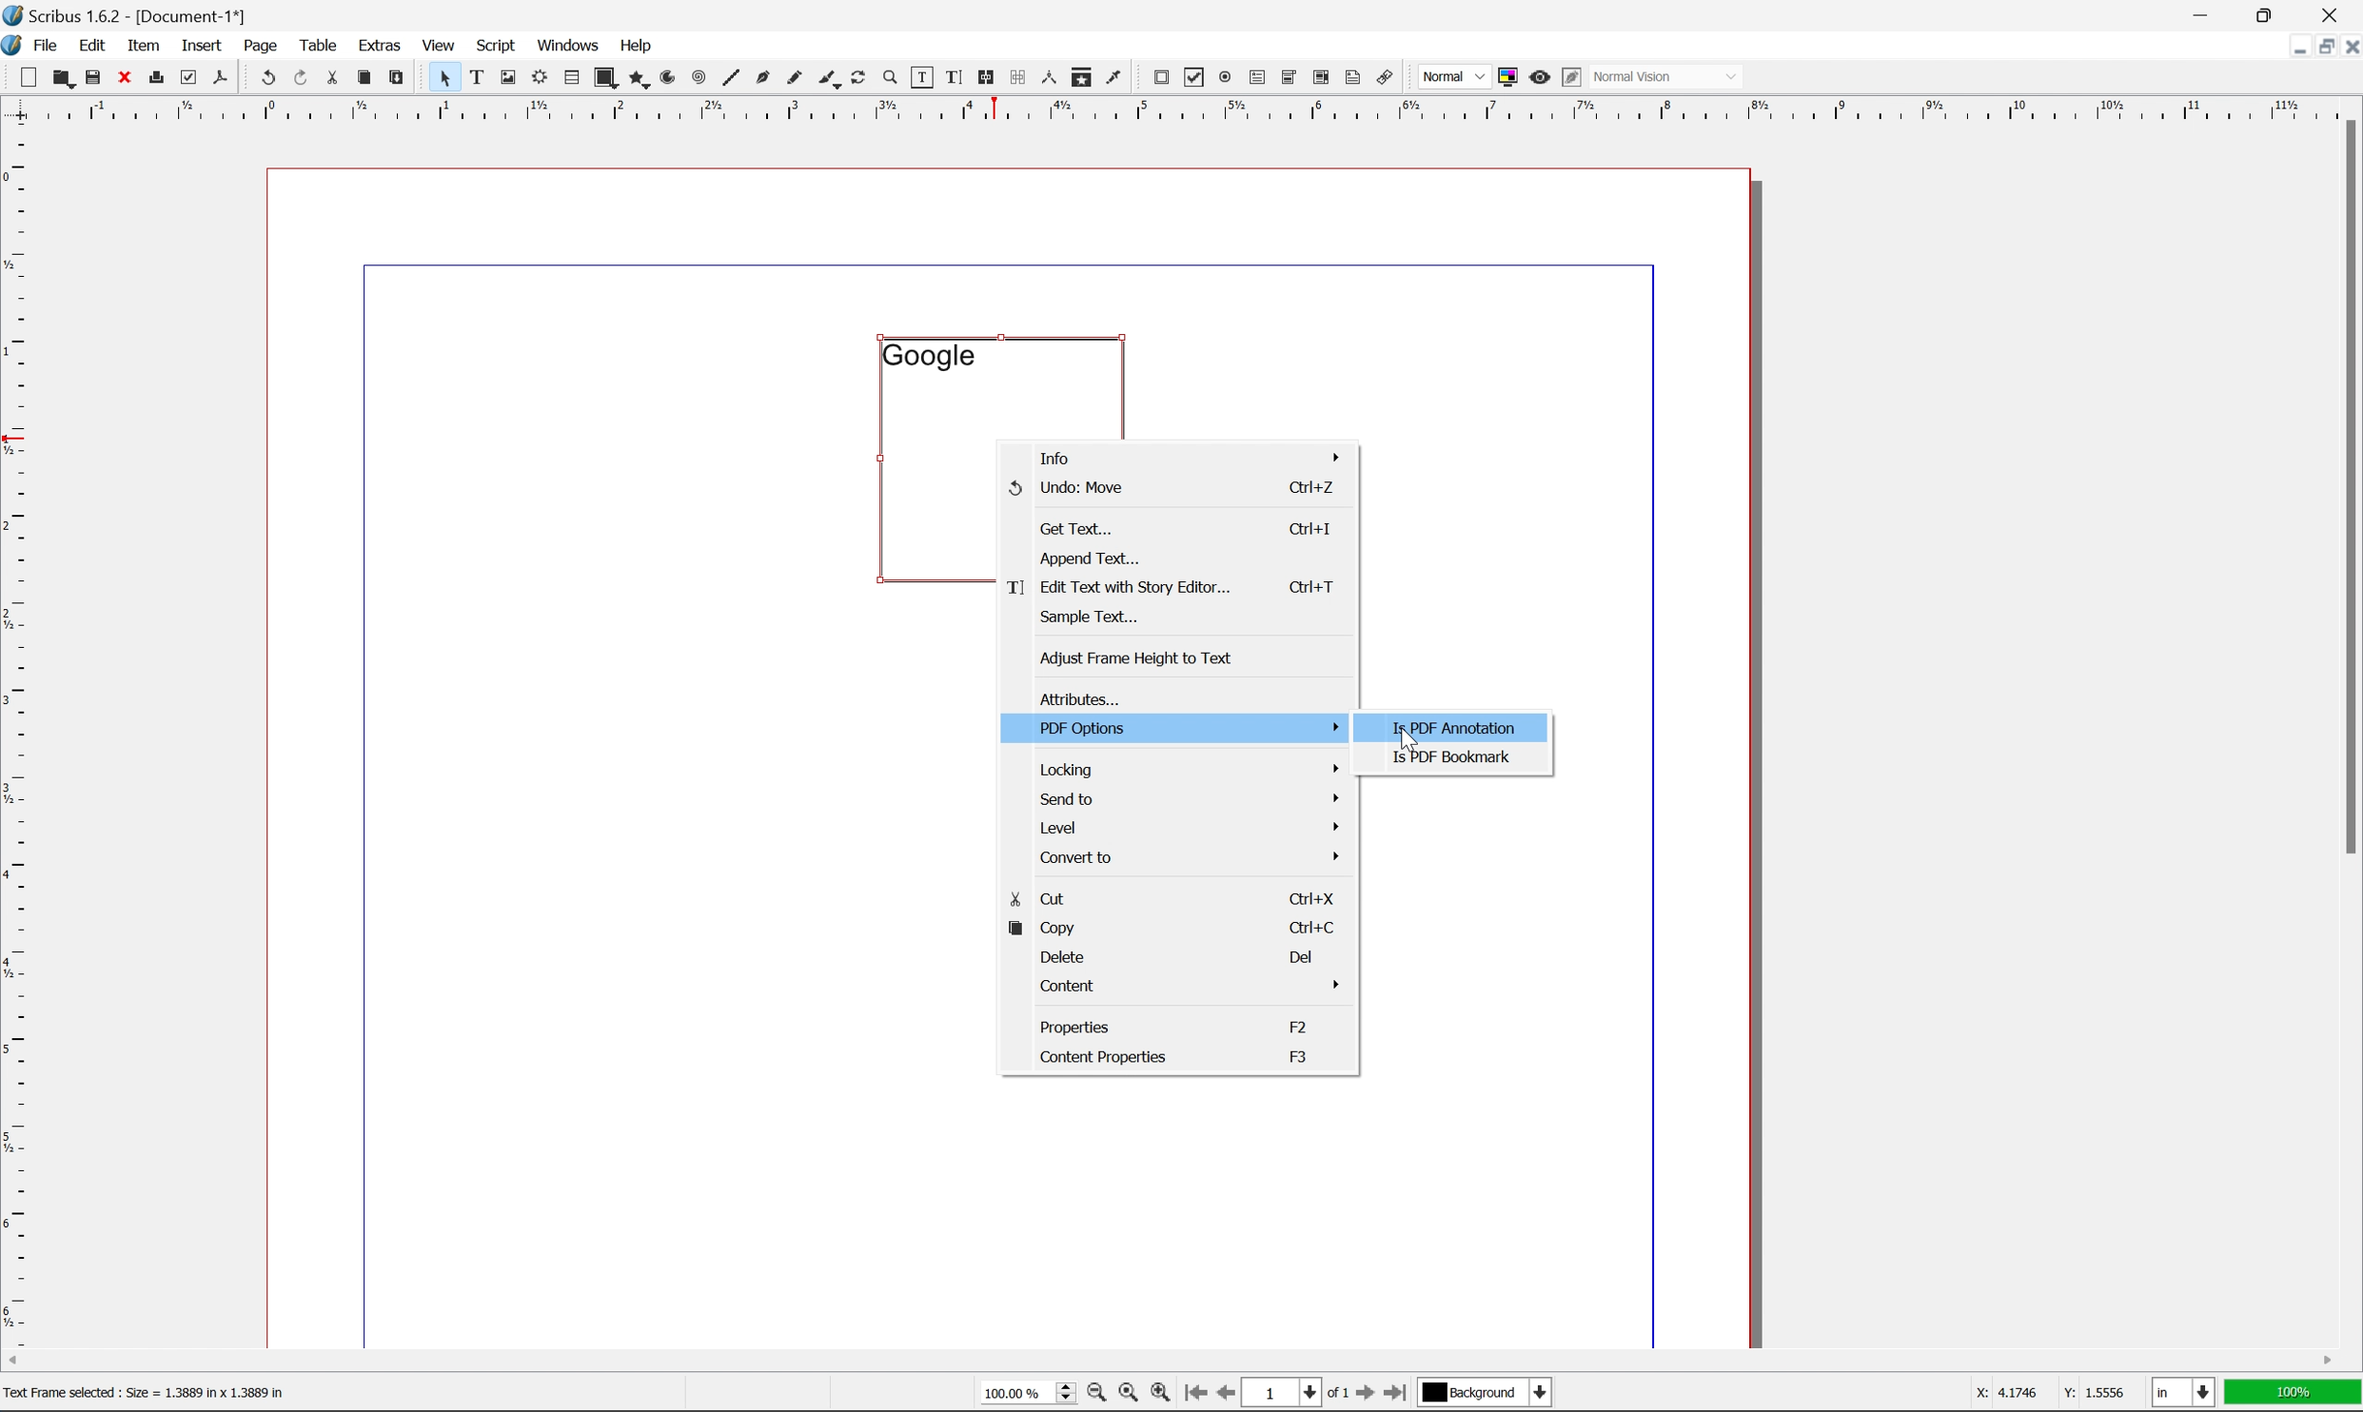 This screenshot has width=2363, height=1412. Describe the element at coordinates (1455, 756) in the screenshot. I see `is pdf bookmark` at that location.